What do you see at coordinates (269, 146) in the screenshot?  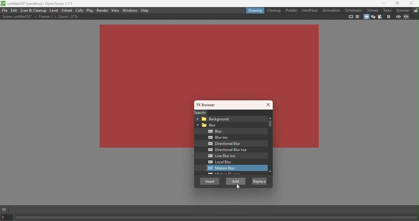 I see `Vertical scroll bar` at bounding box center [269, 146].